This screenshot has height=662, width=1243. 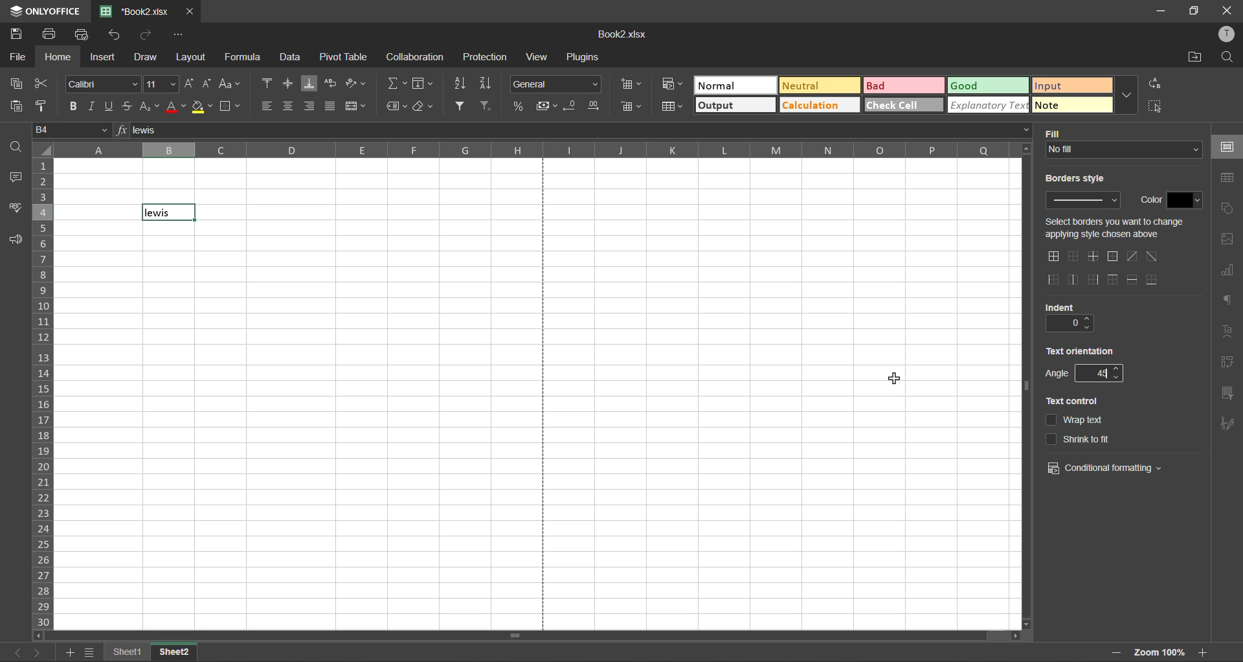 I want to click on select all, so click(x=1154, y=107).